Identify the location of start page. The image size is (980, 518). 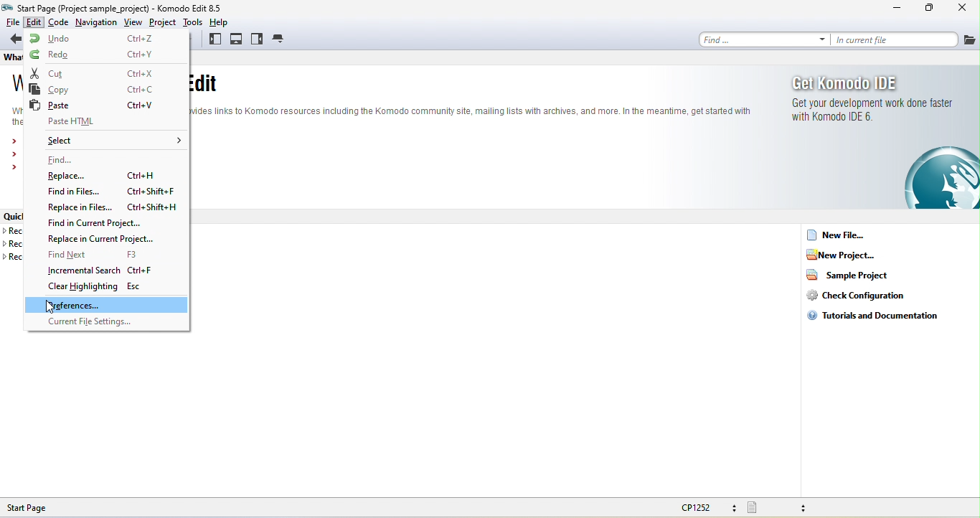
(26, 508).